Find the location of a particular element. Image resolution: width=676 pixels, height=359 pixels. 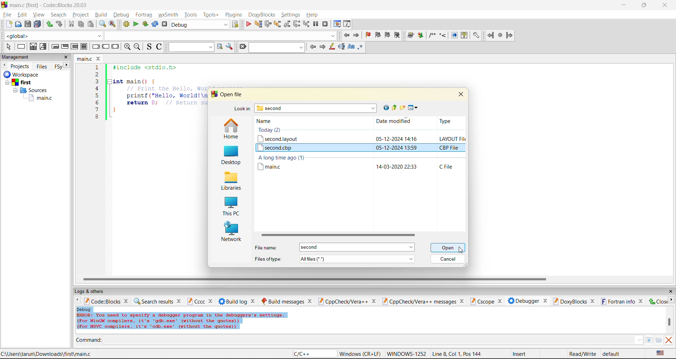

desktop is located at coordinates (230, 156).